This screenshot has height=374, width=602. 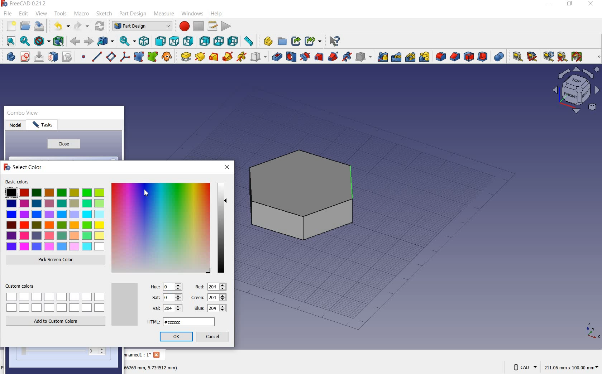 What do you see at coordinates (181, 322) in the screenshot?
I see `HTML: #cccccc` at bounding box center [181, 322].